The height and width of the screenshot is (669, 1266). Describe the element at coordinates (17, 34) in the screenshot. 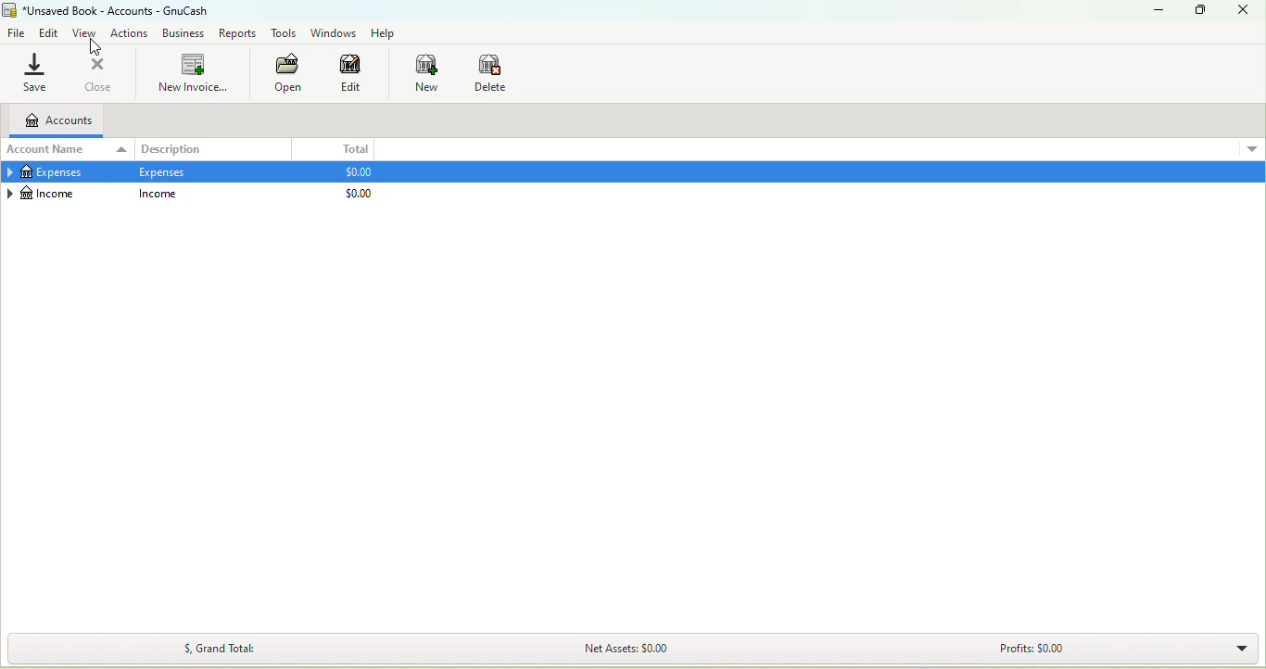

I see `File` at that location.